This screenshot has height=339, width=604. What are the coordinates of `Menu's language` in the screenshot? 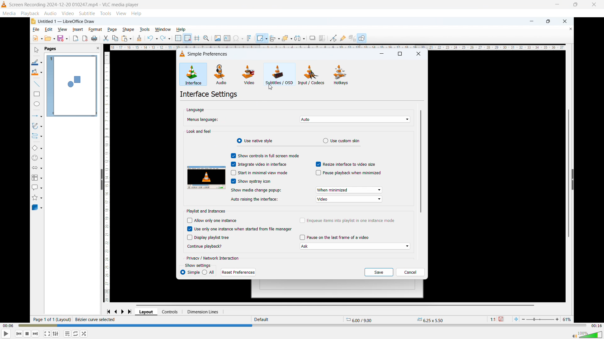 It's located at (202, 120).